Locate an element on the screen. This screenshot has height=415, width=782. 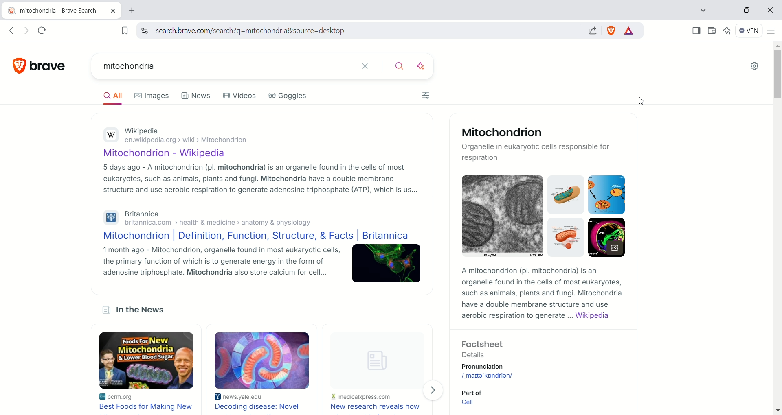
Part of is located at coordinates (480, 392).